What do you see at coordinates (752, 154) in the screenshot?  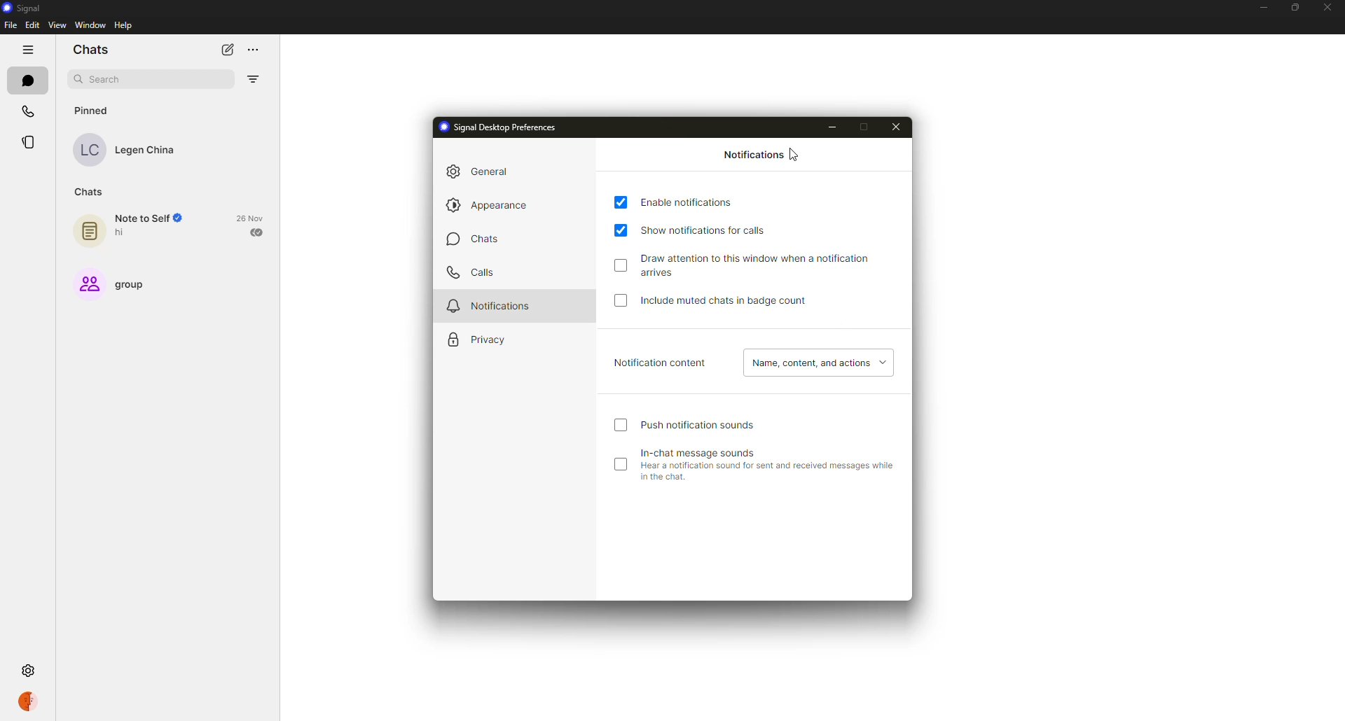 I see `notifications` at bounding box center [752, 154].